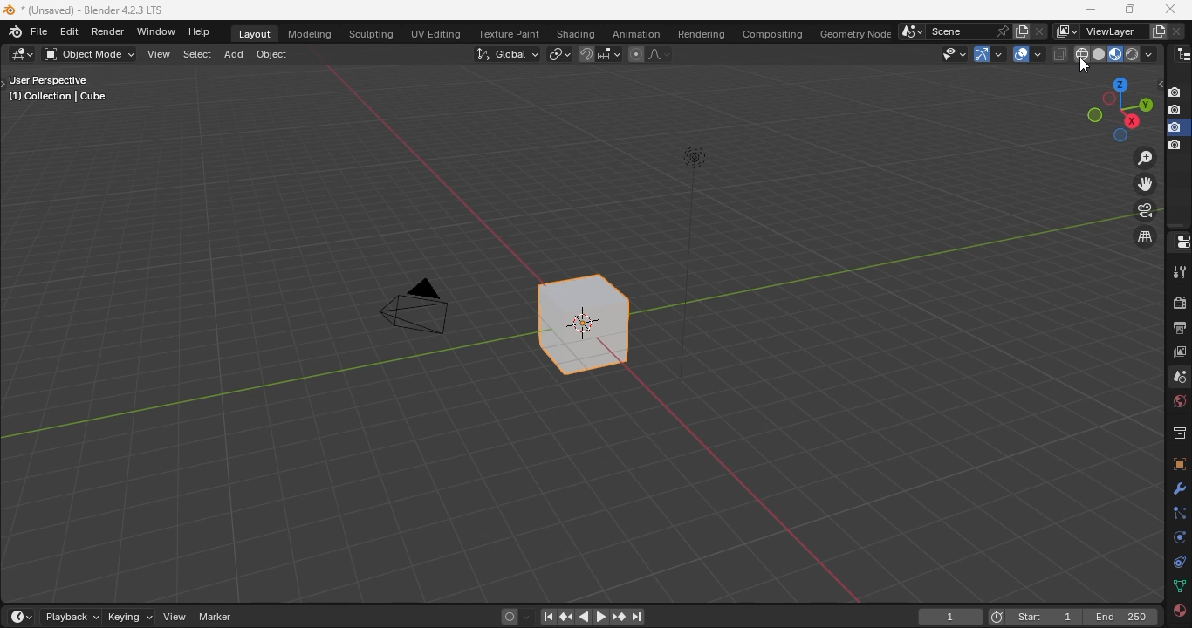 The image size is (1192, 628). What do you see at coordinates (1179, 329) in the screenshot?
I see `output` at bounding box center [1179, 329].